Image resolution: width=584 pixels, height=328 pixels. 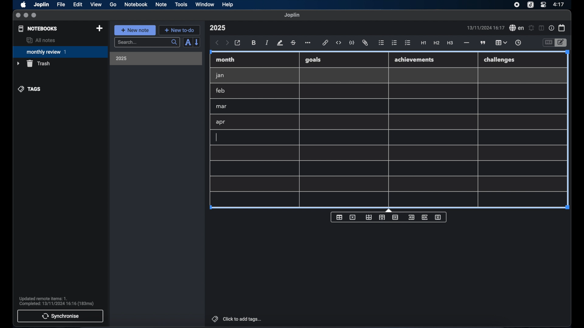 What do you see at coordinates (181, 4) in the screenshot?
I see `tools` at bounding box center [181, 4].